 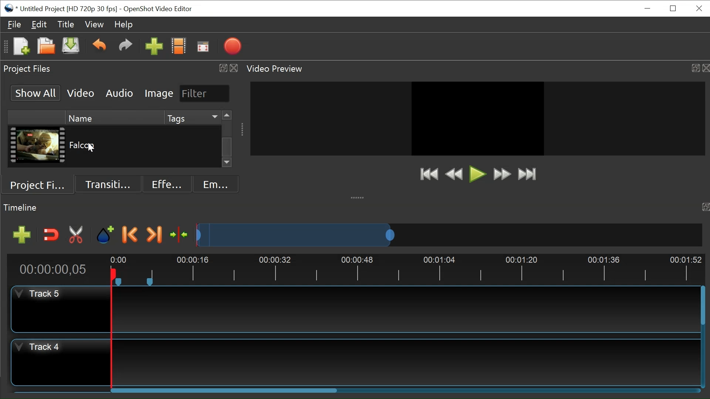 What do you see at coordinates (673, 8) in the screenshot?
I see `Restore` at bounding box center [673, 8].